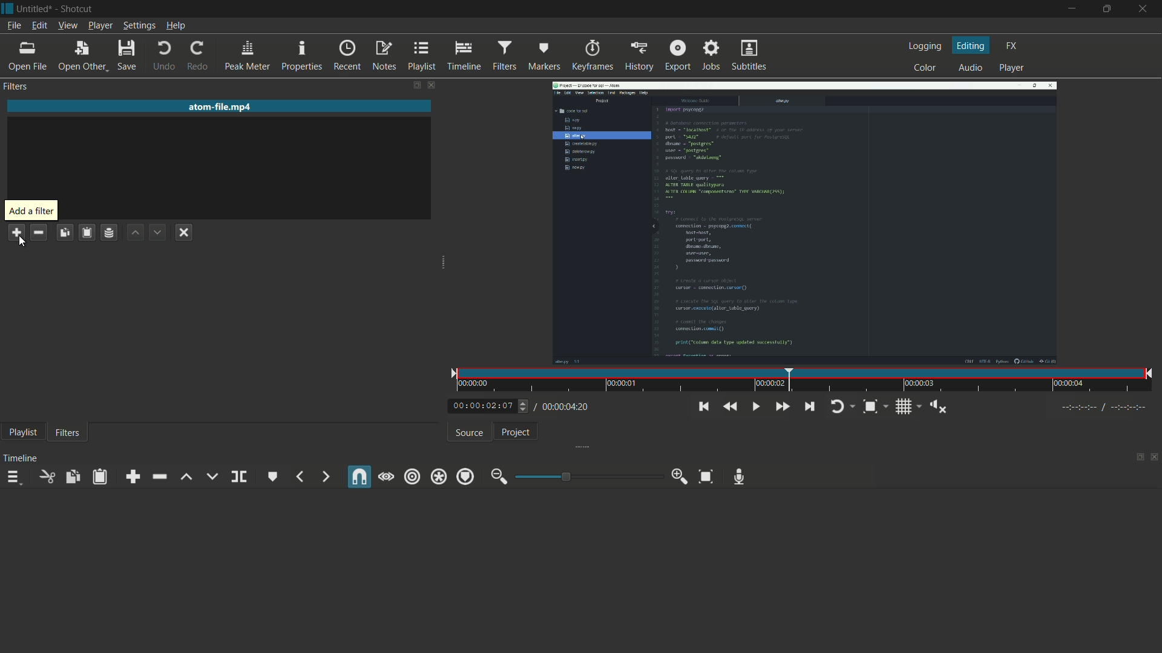 This screenshot has height=653, width=1162. What do you see at coordinates (87, 233) in the screenshot?
I see `paste filters` at bounding box center [87, 233].